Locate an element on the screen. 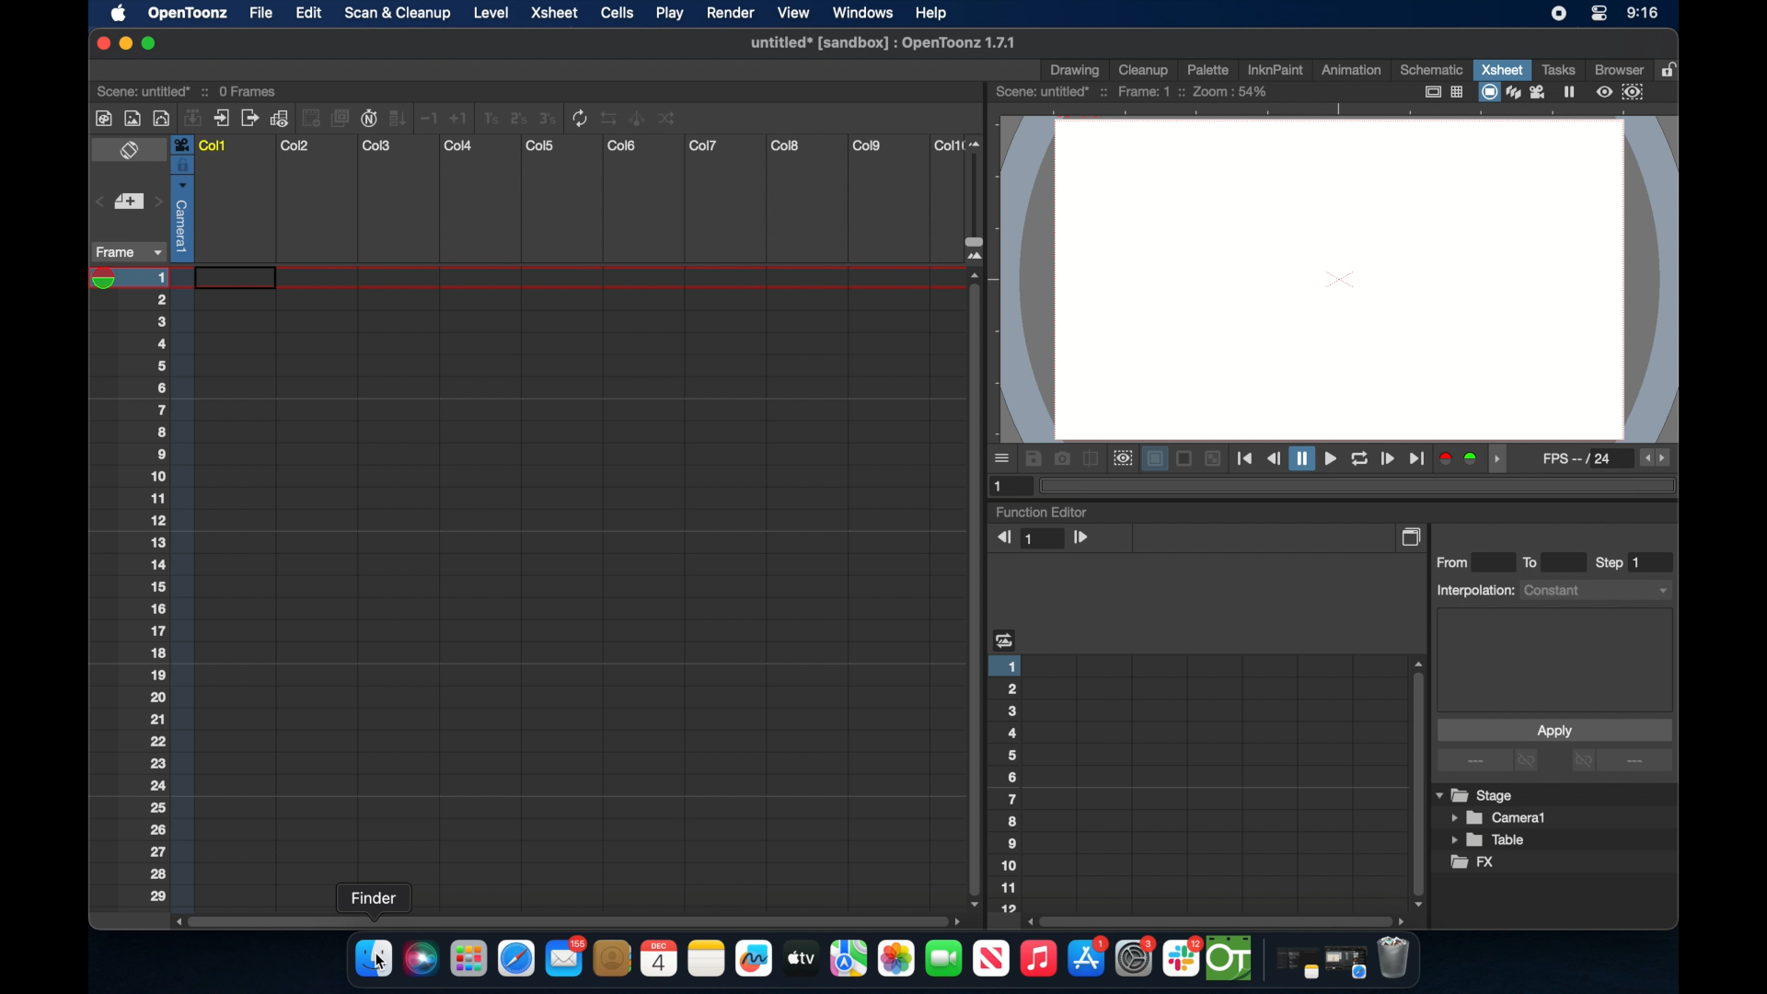 This screenshot has height=994, width=1767. function editor is located at coordinates (1043, 512).